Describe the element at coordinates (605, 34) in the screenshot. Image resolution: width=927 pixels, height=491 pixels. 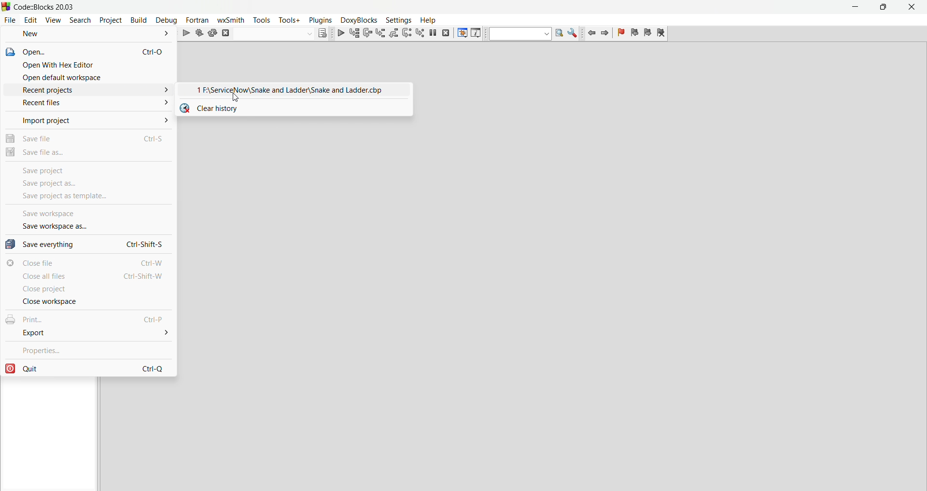
I see `jump forward` at that location.